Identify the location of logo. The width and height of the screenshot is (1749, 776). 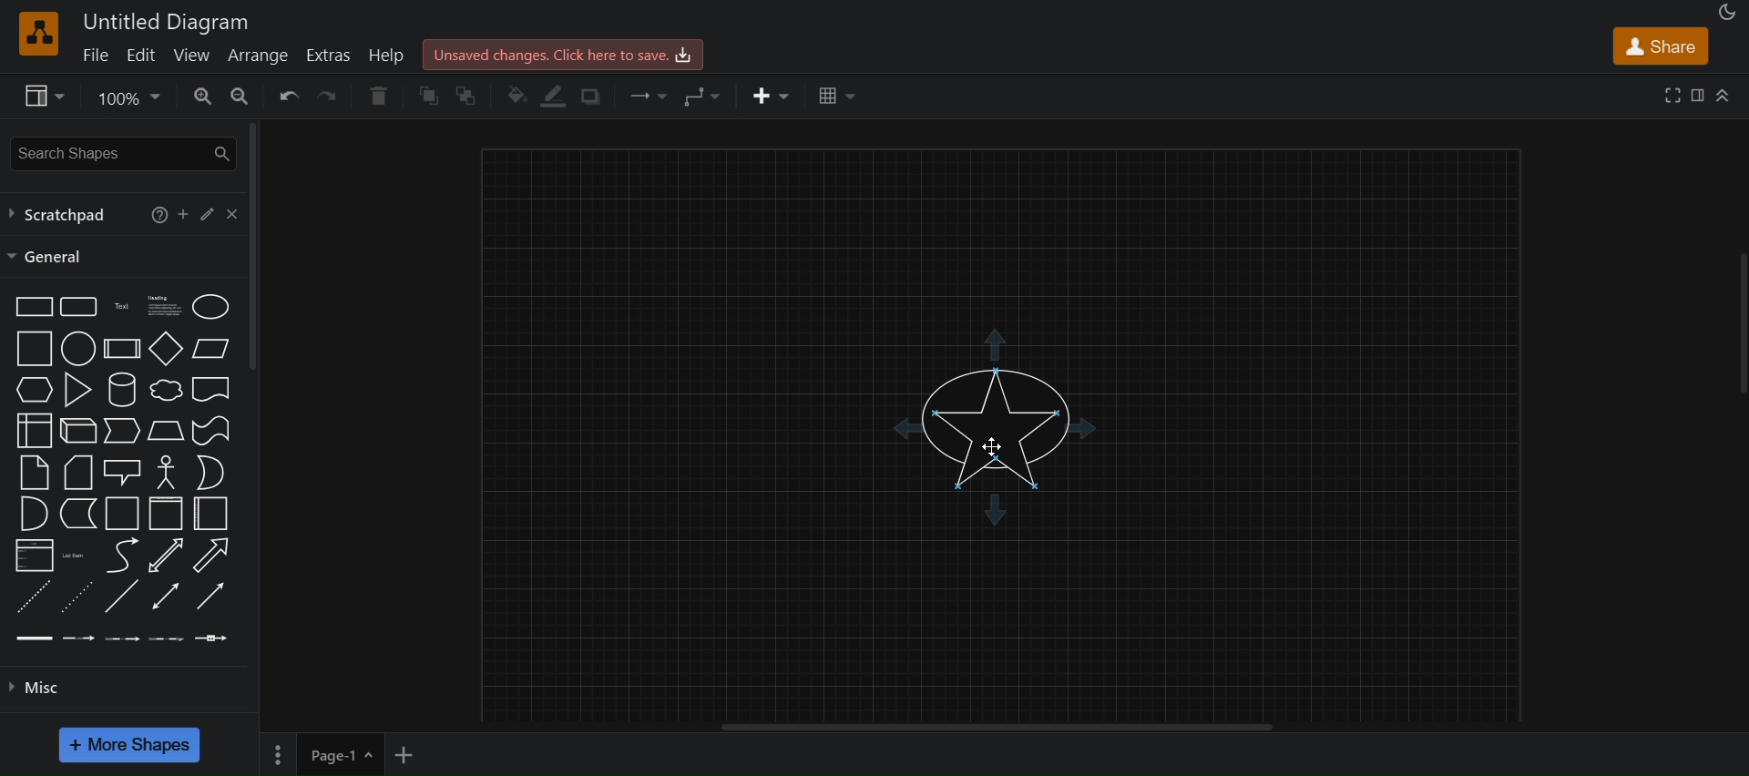
(38, 34).